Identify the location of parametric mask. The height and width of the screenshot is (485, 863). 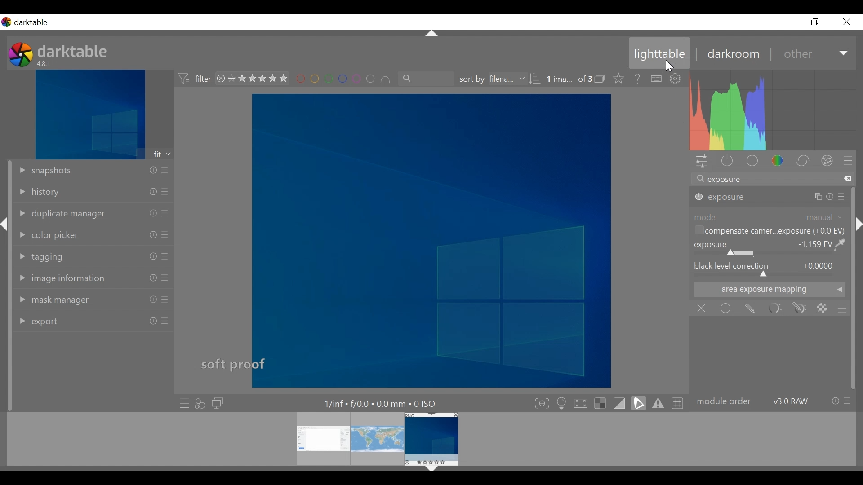
(772, 309).